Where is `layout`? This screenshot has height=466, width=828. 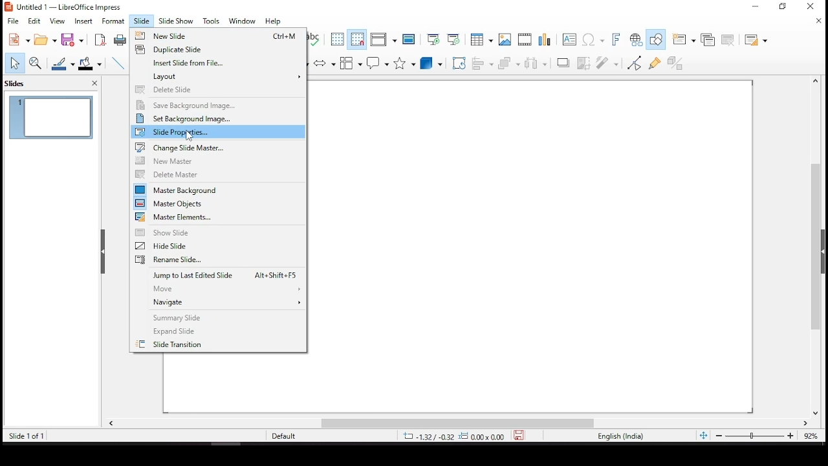 layout is located at coordinates (219, 76).